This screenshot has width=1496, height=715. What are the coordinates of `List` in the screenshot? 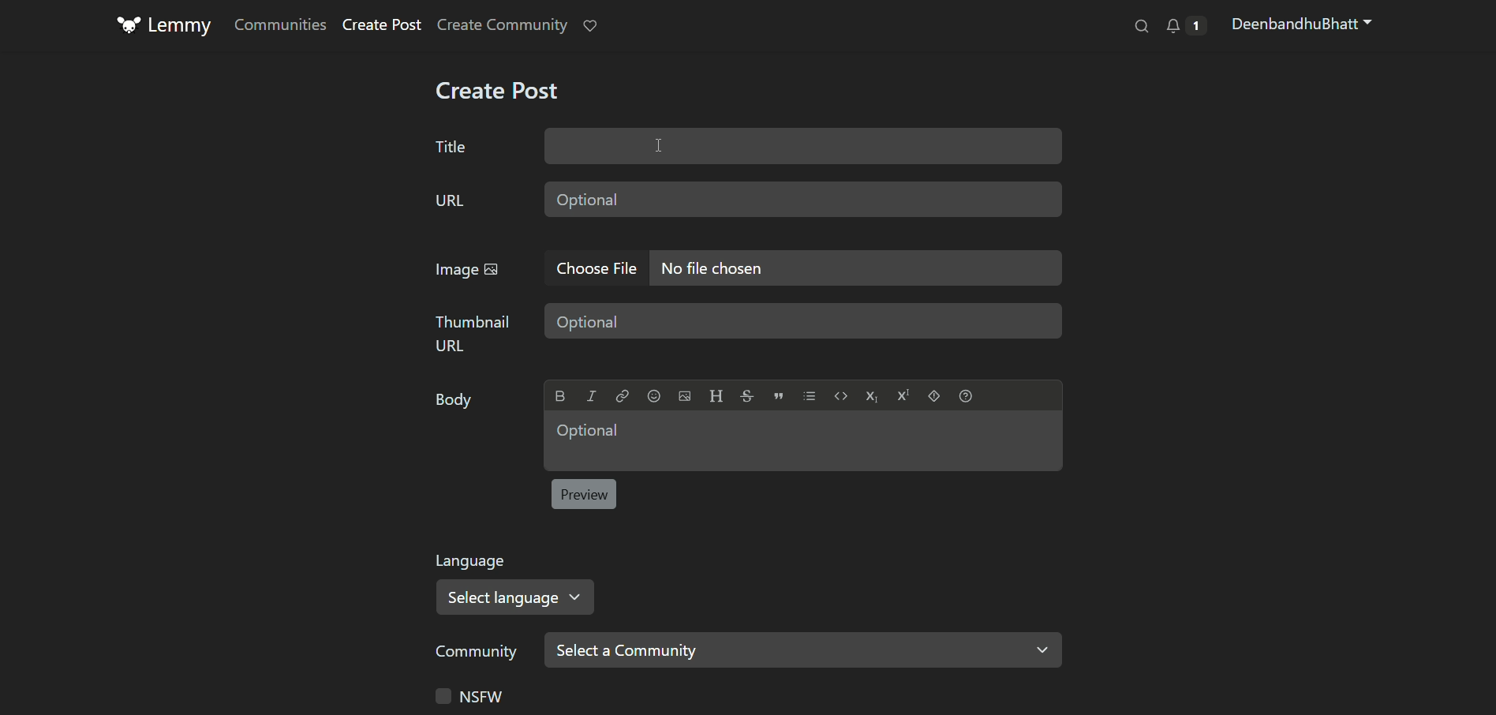 It's located at (810, 395).